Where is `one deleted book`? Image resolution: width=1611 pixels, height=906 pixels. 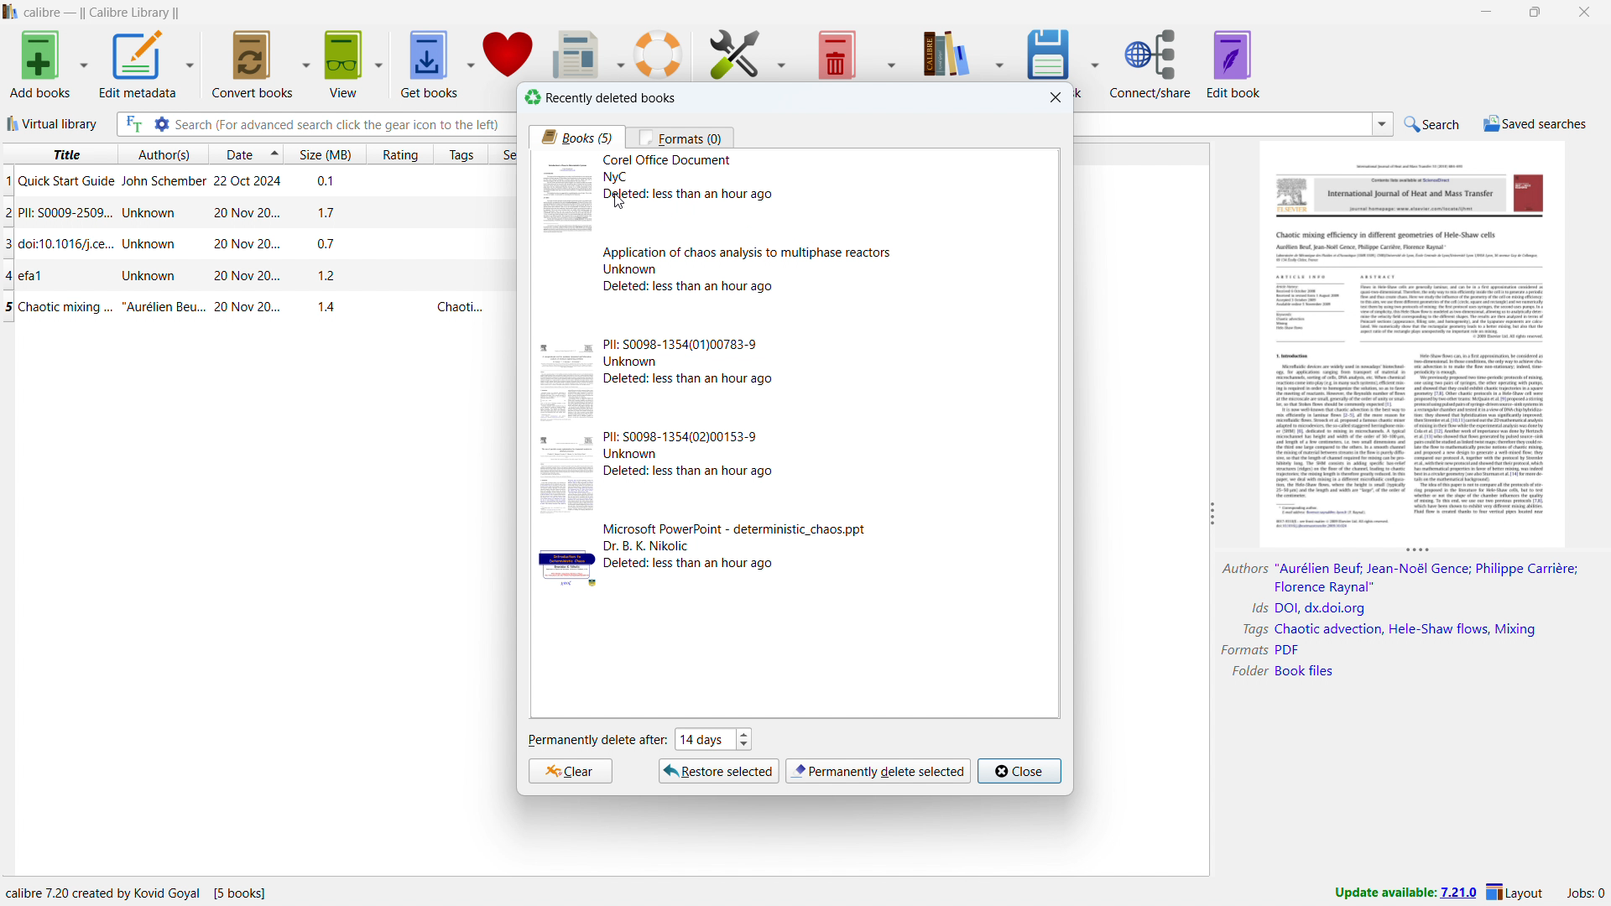 one deleted book is located at coordinates (796, 378).